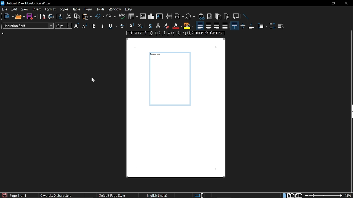 This screenshot has height=198, width=353. I want to click on font color, so click(176, 26).